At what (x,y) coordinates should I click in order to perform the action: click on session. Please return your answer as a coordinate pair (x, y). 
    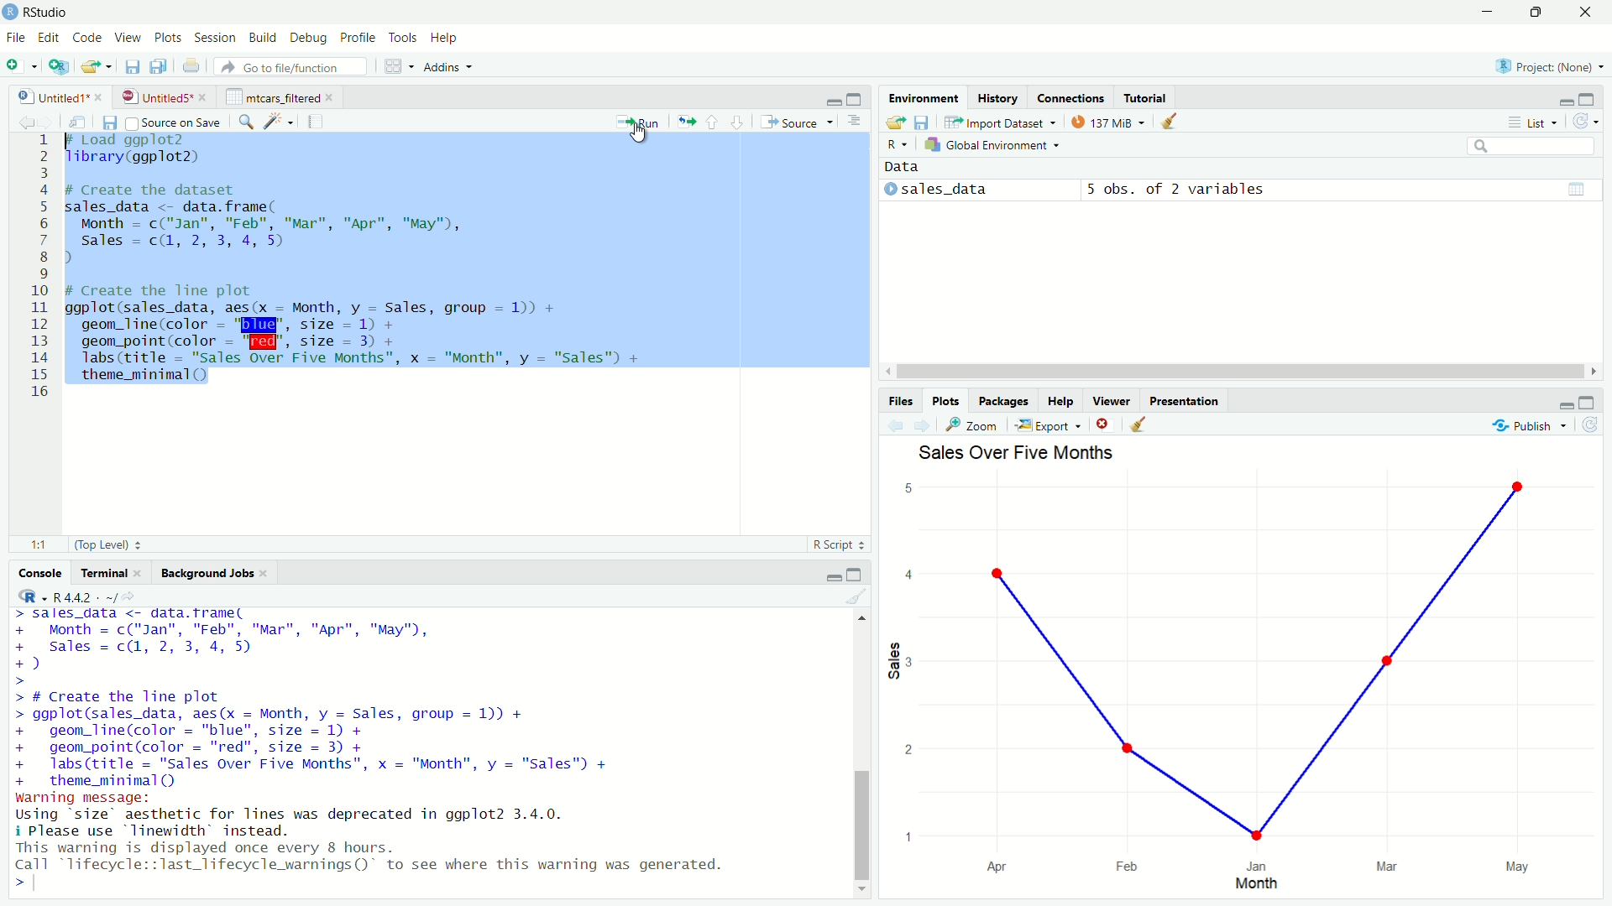
    Looking at the image, I should click on (216, 39).